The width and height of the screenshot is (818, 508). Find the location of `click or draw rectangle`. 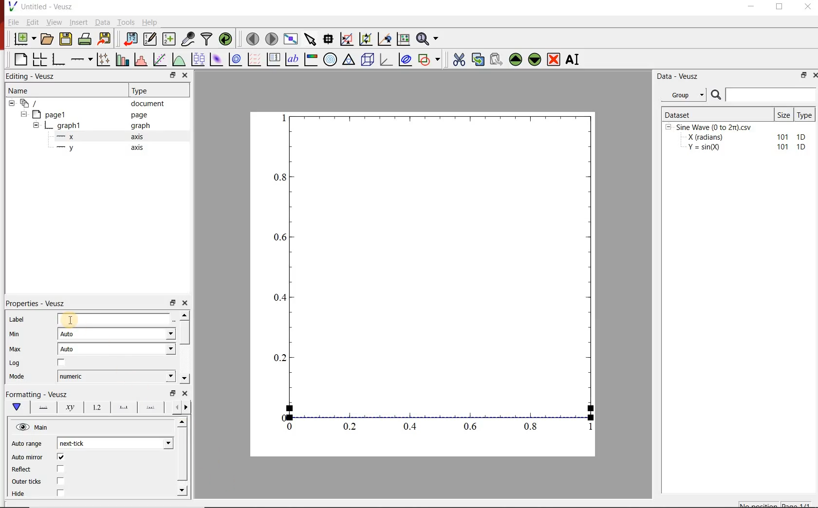

click or draw rectangle is located at coordinates (347, 38).